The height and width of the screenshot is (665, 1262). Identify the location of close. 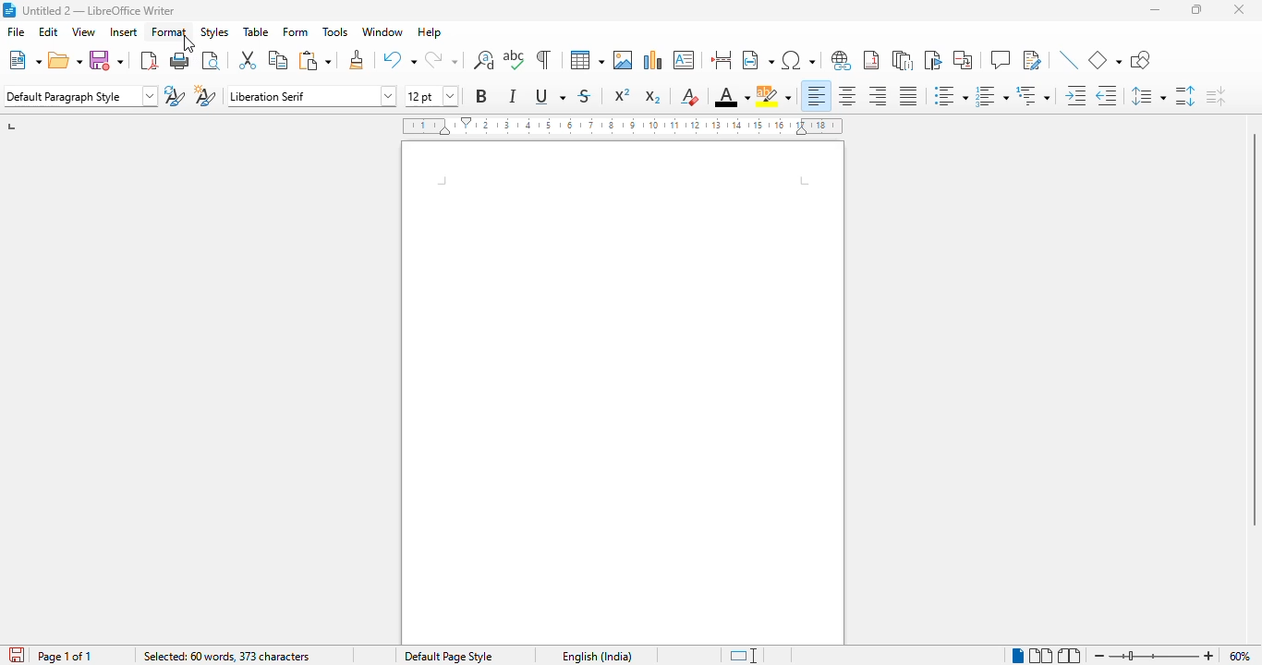
(1239, 9).